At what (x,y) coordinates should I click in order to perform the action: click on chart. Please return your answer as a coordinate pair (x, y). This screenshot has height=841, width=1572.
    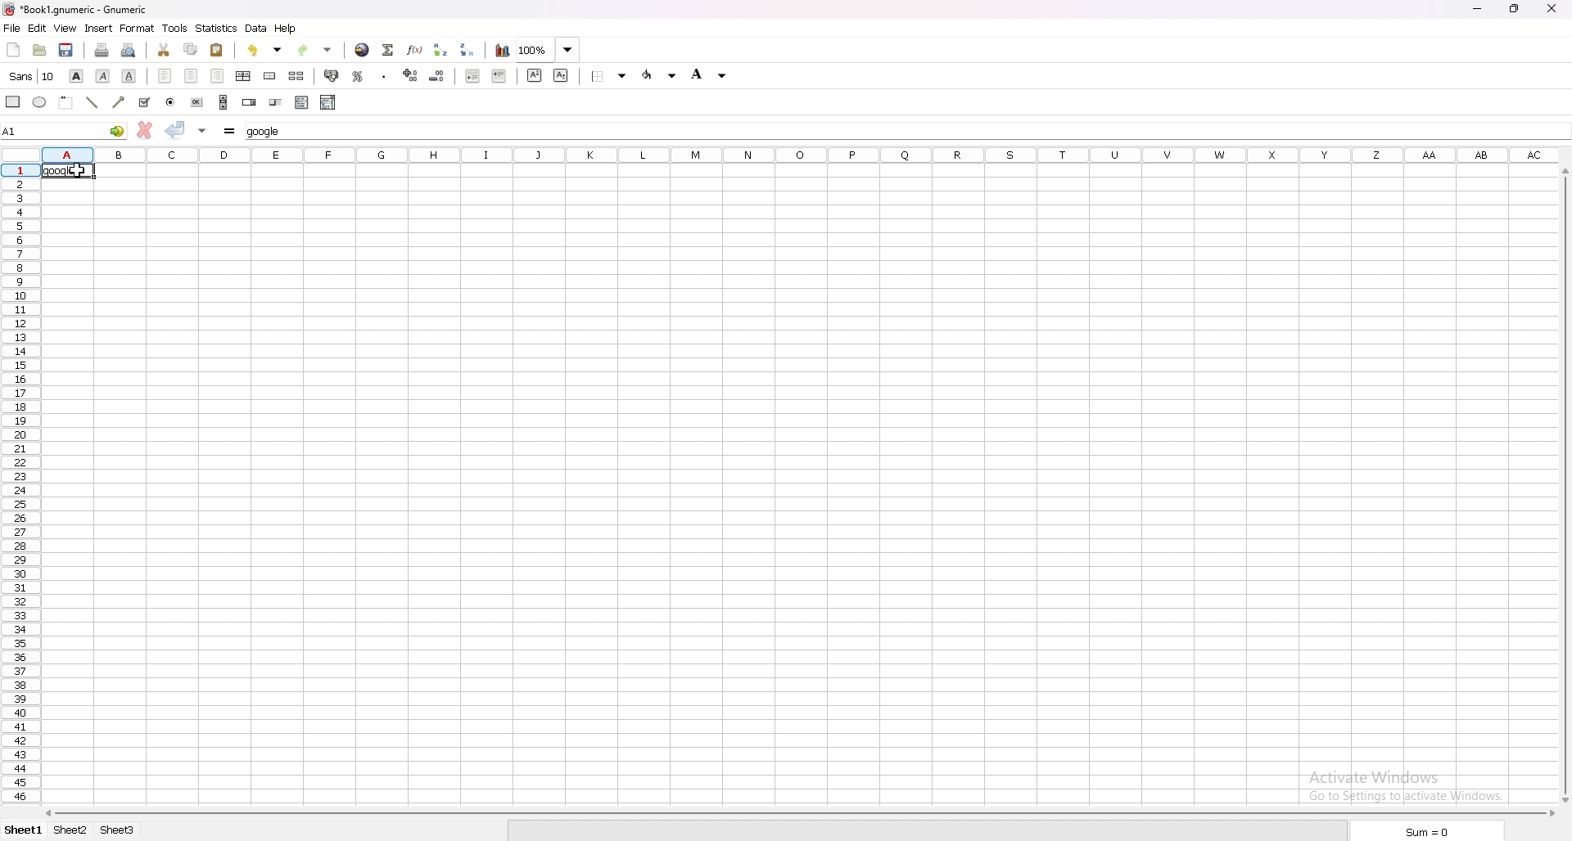
    Looking at the image, I should click on (504, 52).